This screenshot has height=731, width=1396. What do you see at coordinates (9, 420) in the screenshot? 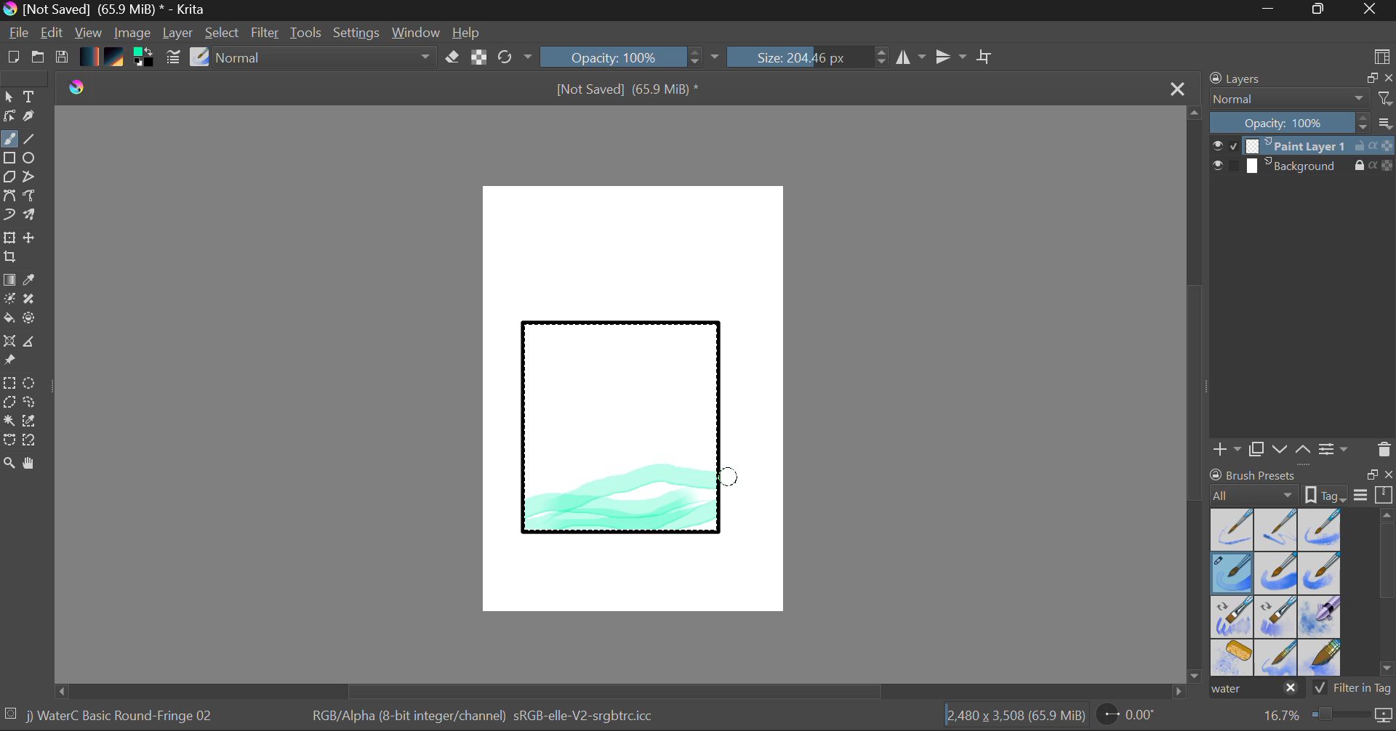
I see `Continuous Selection` at bounding box center [9, 420].